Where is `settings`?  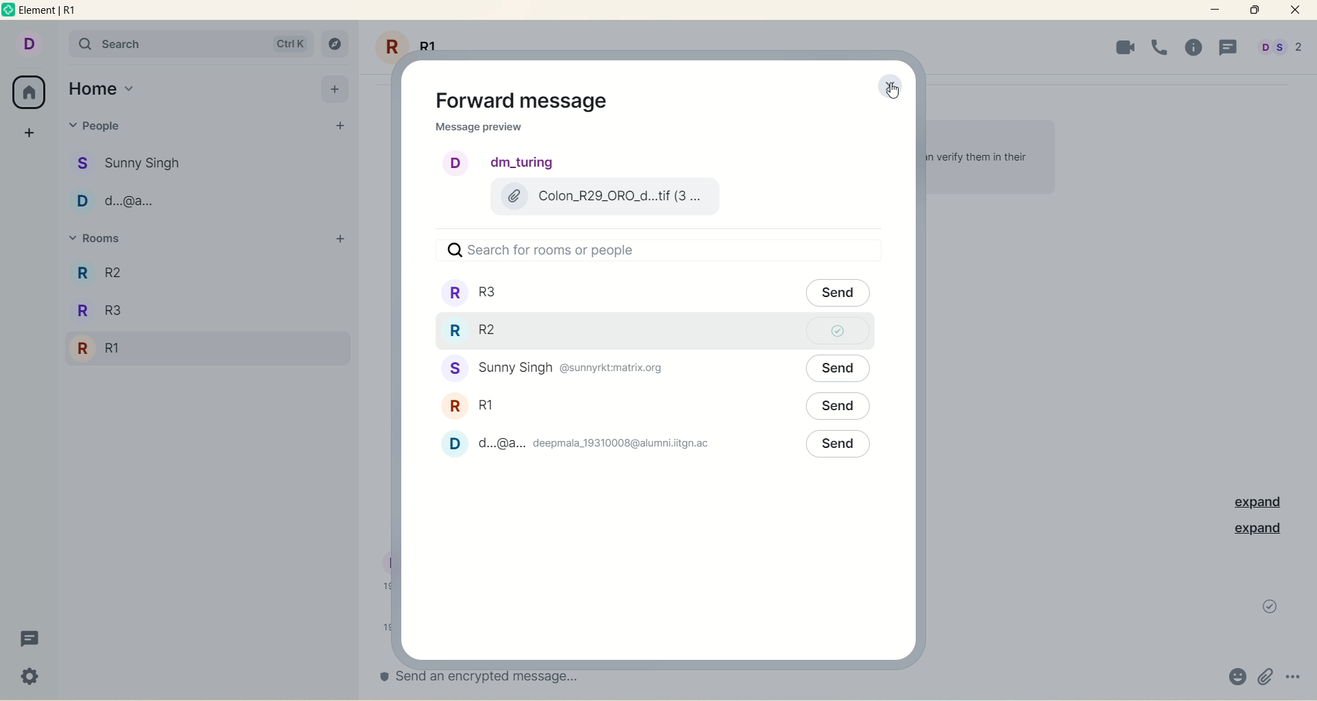 settings is located at coordinates (32, 678).